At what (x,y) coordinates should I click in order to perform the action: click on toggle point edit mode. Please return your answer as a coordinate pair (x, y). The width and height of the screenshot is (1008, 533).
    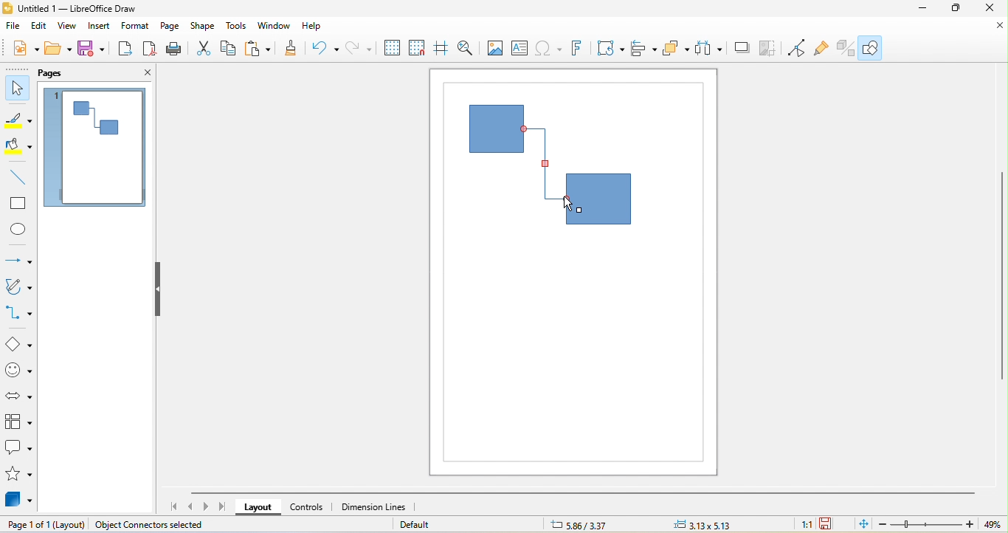
    Looking at the image, I should click on (800, 47).